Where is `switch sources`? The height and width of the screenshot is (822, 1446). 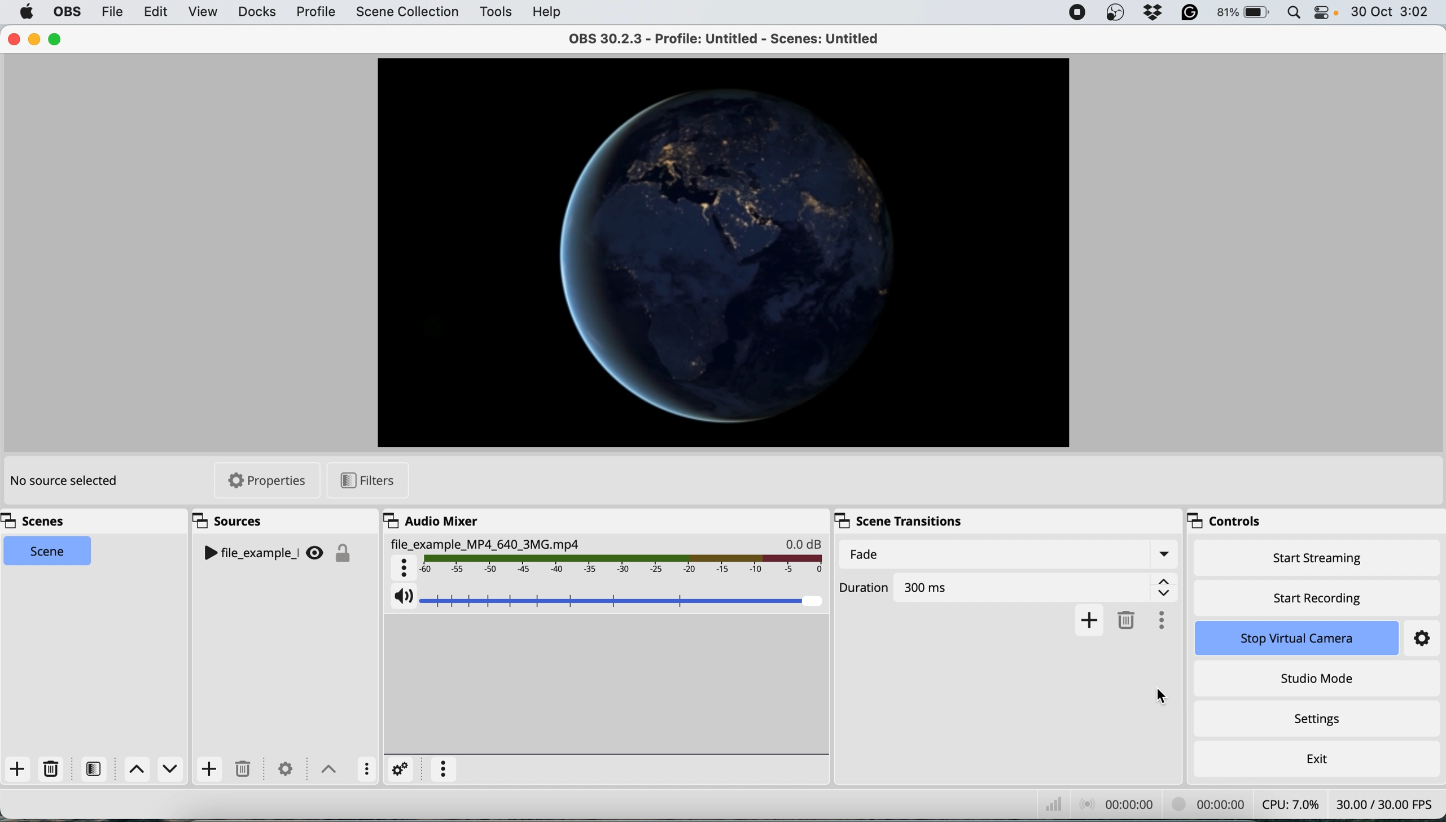
switch sources is located at coordinates (330, 769).